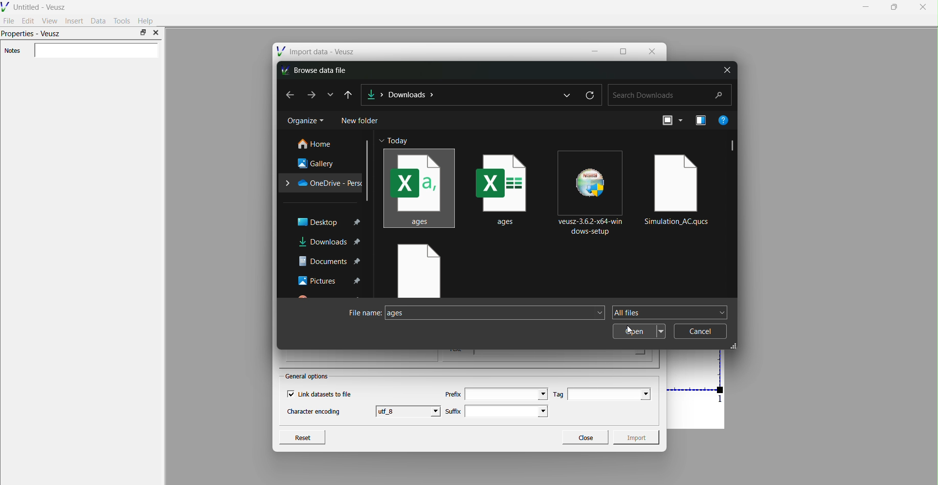 The height and width of the screenshot is (485, 938). Describe the element at coordinates (156, 33) in the screenshot. I see `close` at that location.